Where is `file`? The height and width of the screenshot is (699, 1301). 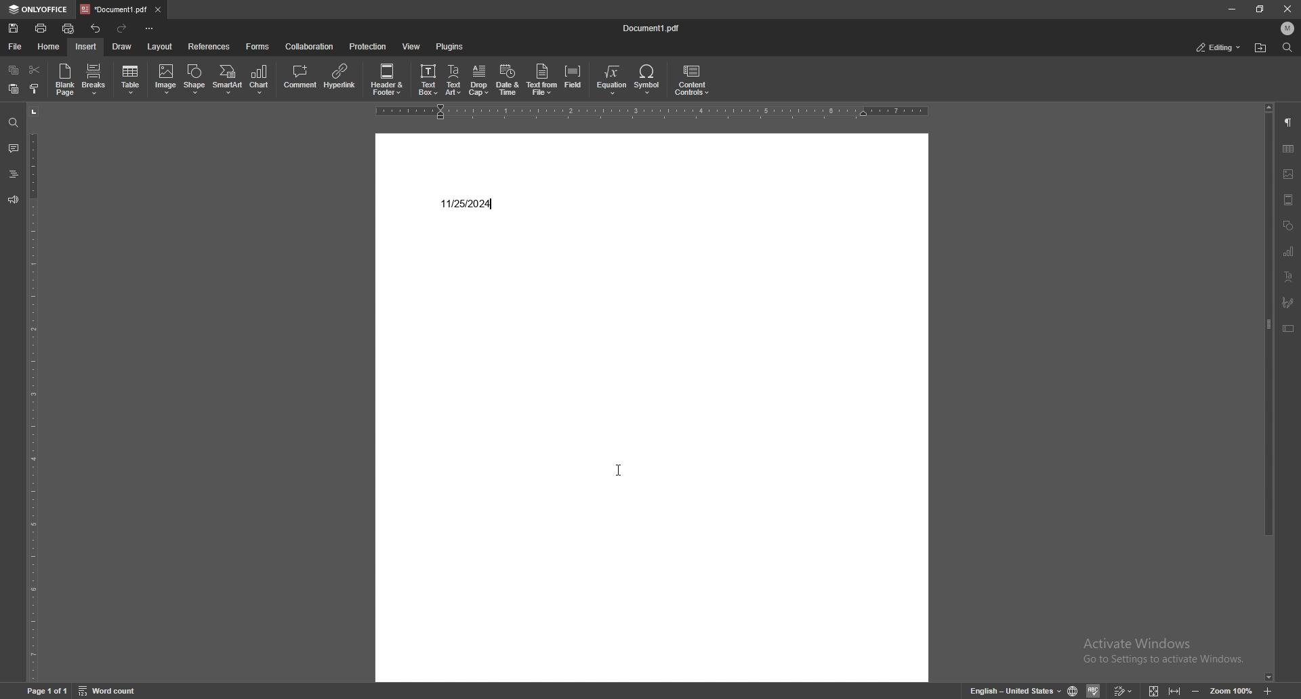 file is located at coordinates (14, 46).